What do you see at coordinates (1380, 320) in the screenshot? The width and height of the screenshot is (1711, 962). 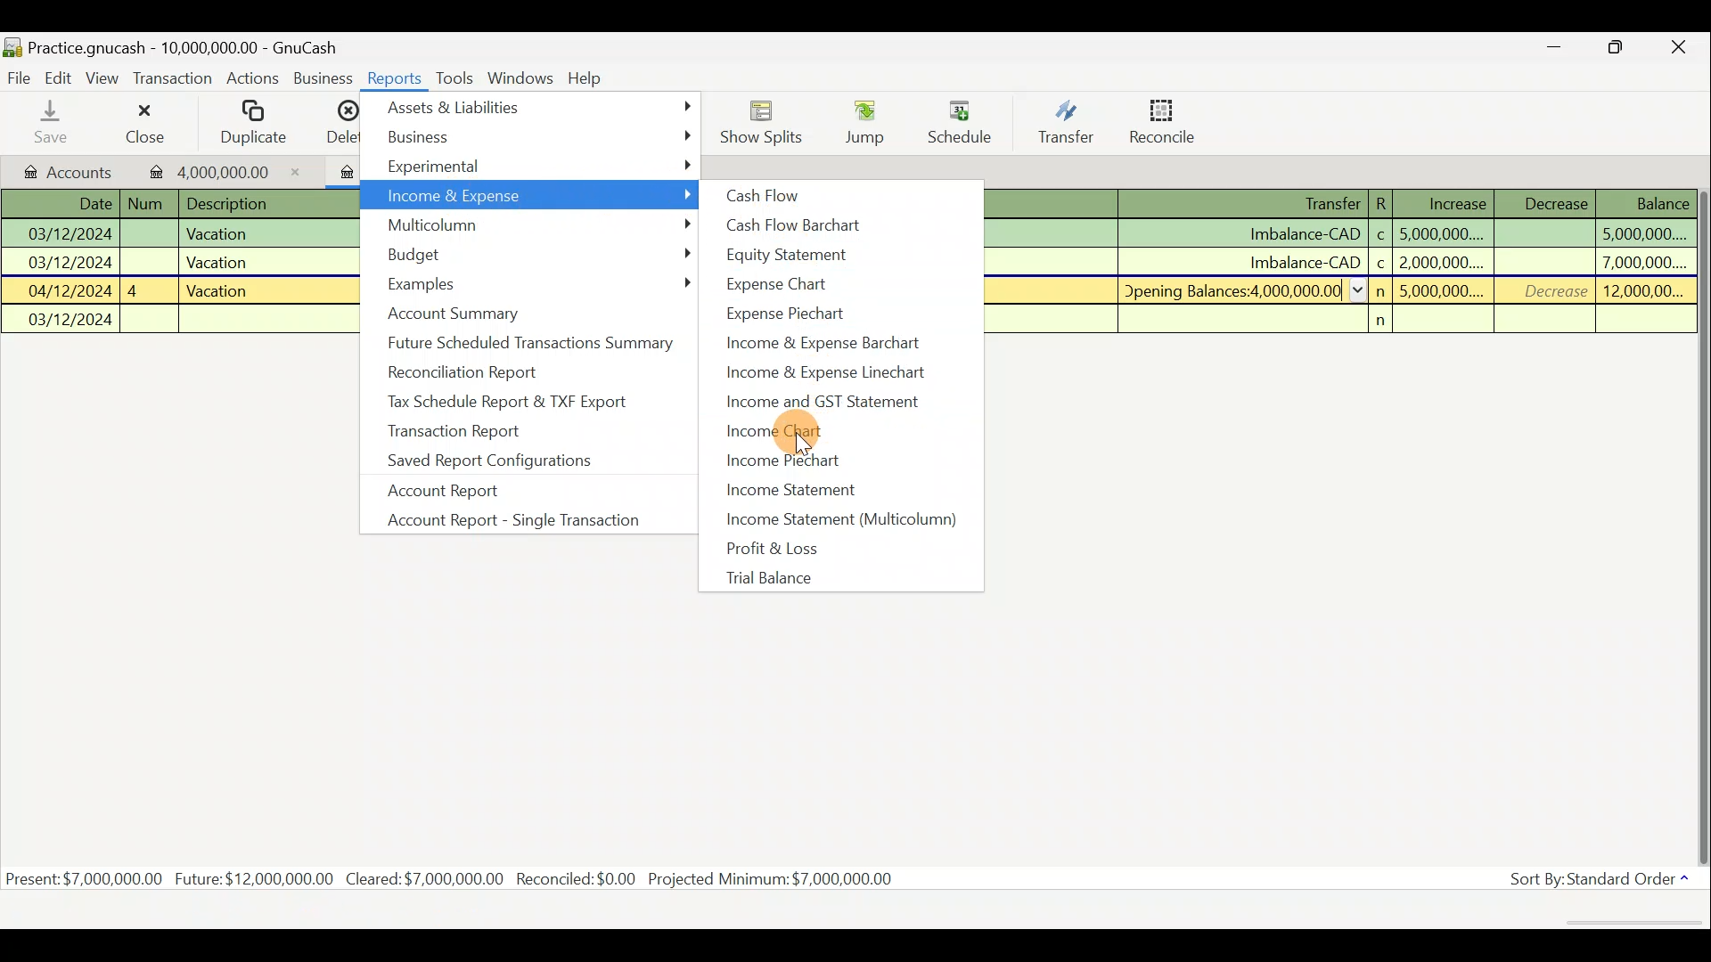 I see `n` at bounding box center [1380, 320].